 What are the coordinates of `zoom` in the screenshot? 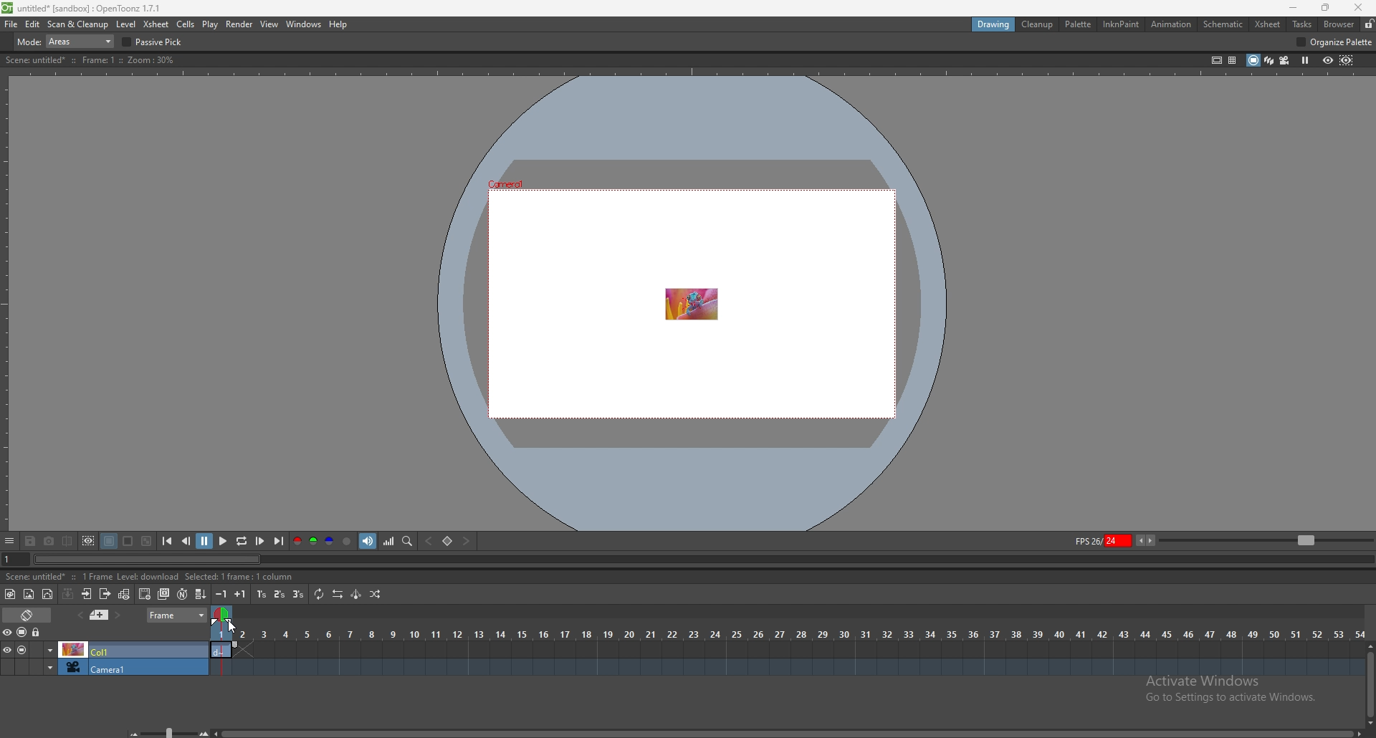 It's located at (163, 731).